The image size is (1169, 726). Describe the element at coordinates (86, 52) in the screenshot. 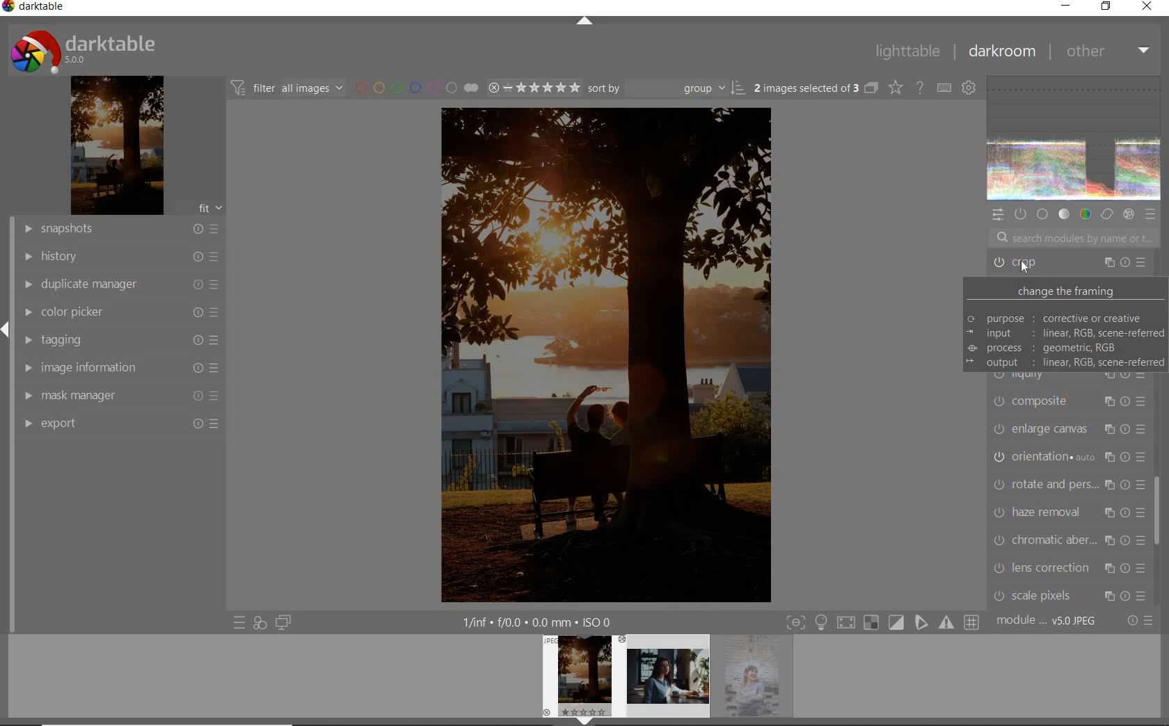

I see `system logo & name` at that location.